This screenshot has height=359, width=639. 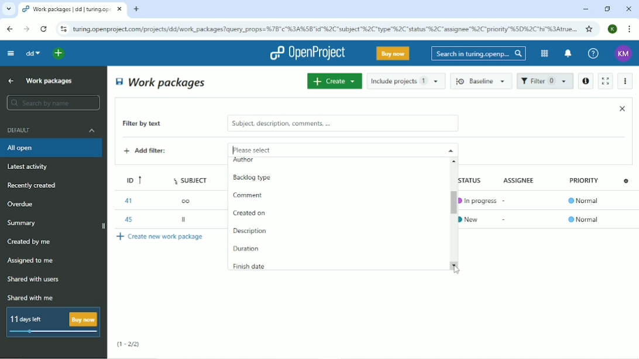 What do you see at coordinates (585, 81) in the screenshot?
I see `Open details view` at bounding box center [585, 81].